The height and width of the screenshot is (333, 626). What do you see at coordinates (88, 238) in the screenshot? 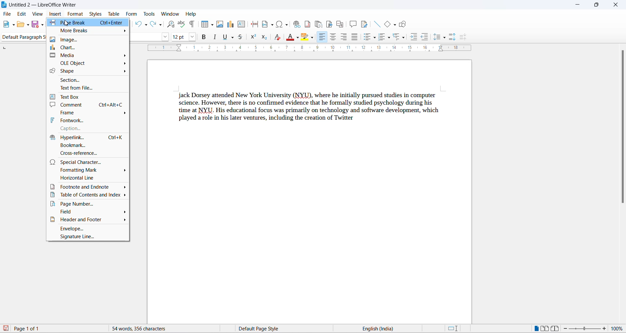
I see `signature line` at bounding box center [88, 238].